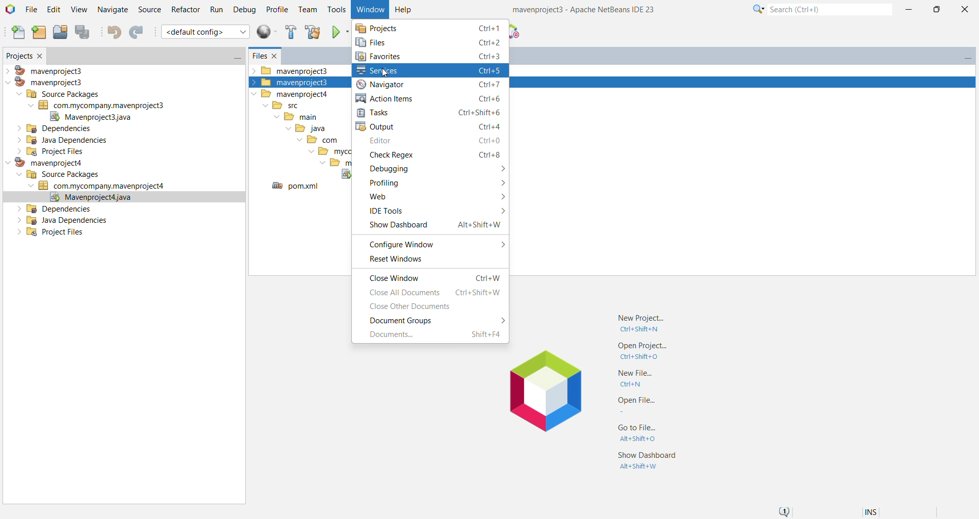  I want to click on Reset Windows, so click(395, 260).